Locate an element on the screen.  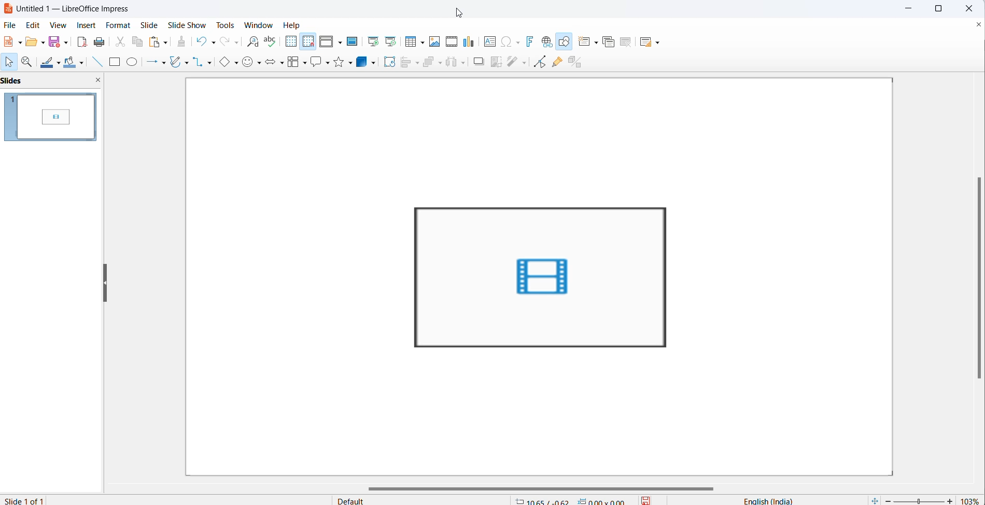
slide layout is located at coordinates (648, 43).